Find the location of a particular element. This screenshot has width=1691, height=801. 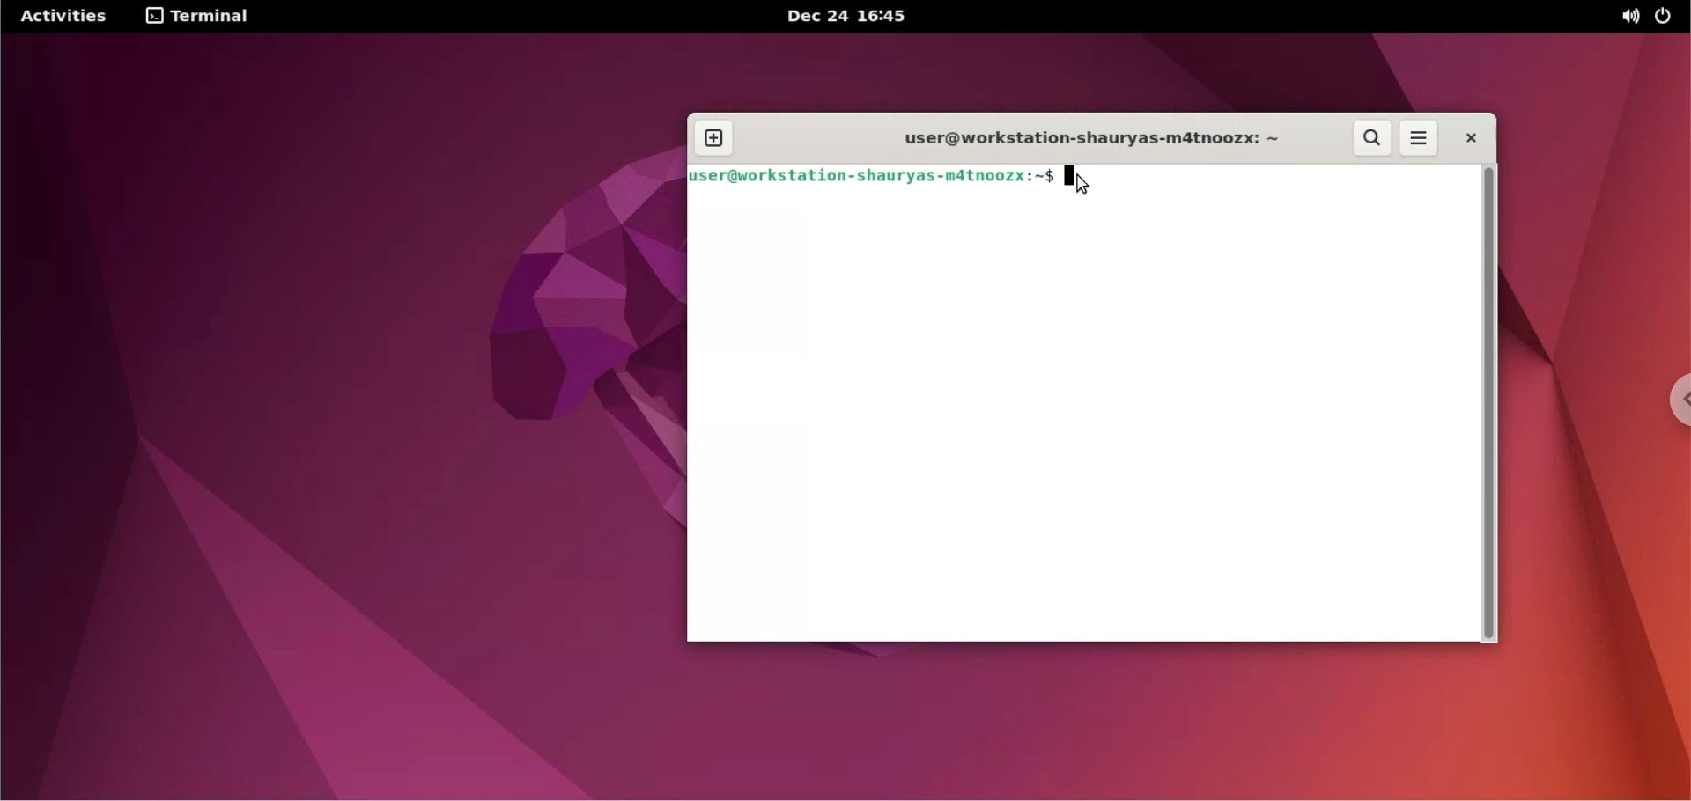

terminal menus is located at coordinates (1417, 139).